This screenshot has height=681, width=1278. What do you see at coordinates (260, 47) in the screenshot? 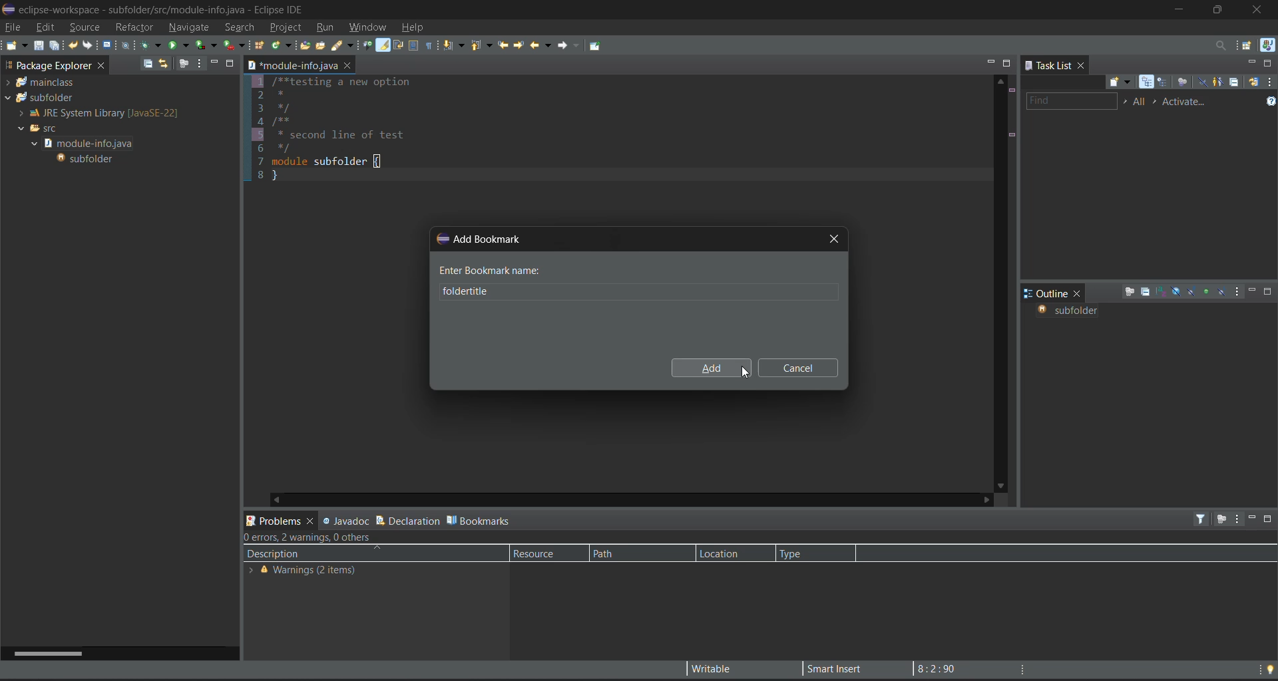
I see `new java package` at bounding box center [260, 47].